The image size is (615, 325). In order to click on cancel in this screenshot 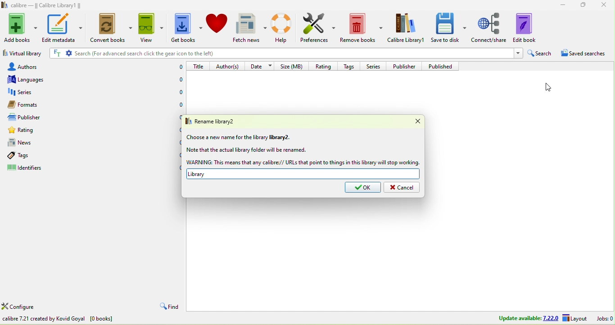, I will do `click(402, 188)`.